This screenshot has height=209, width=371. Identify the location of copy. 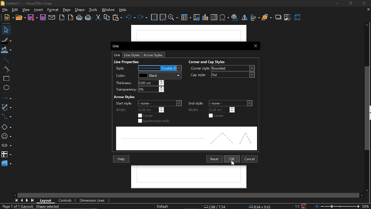
(107, 17).